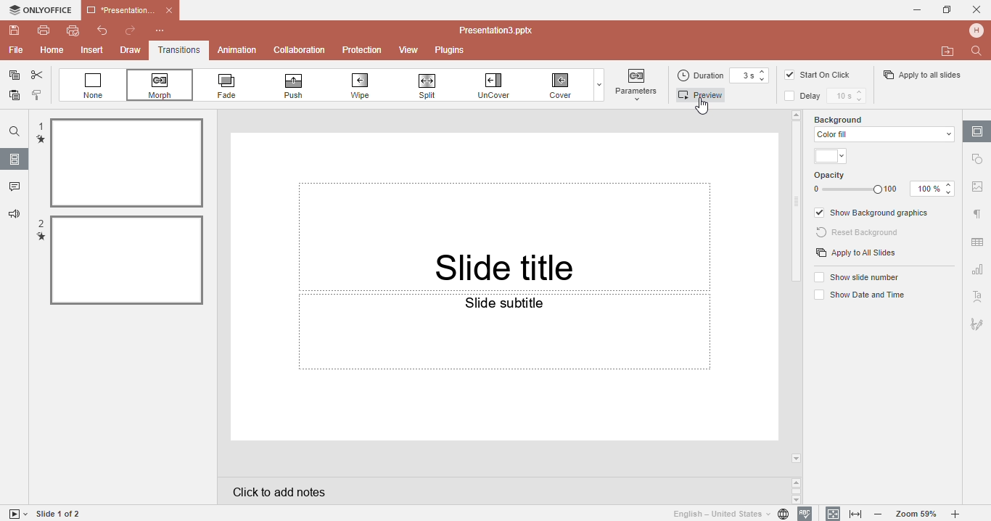 The width and height of the screenshot is (991, 521). What do you see at coordinates (976, 321) in the screenshot?
I see `Signature setting` at bounding box center [976, 321].